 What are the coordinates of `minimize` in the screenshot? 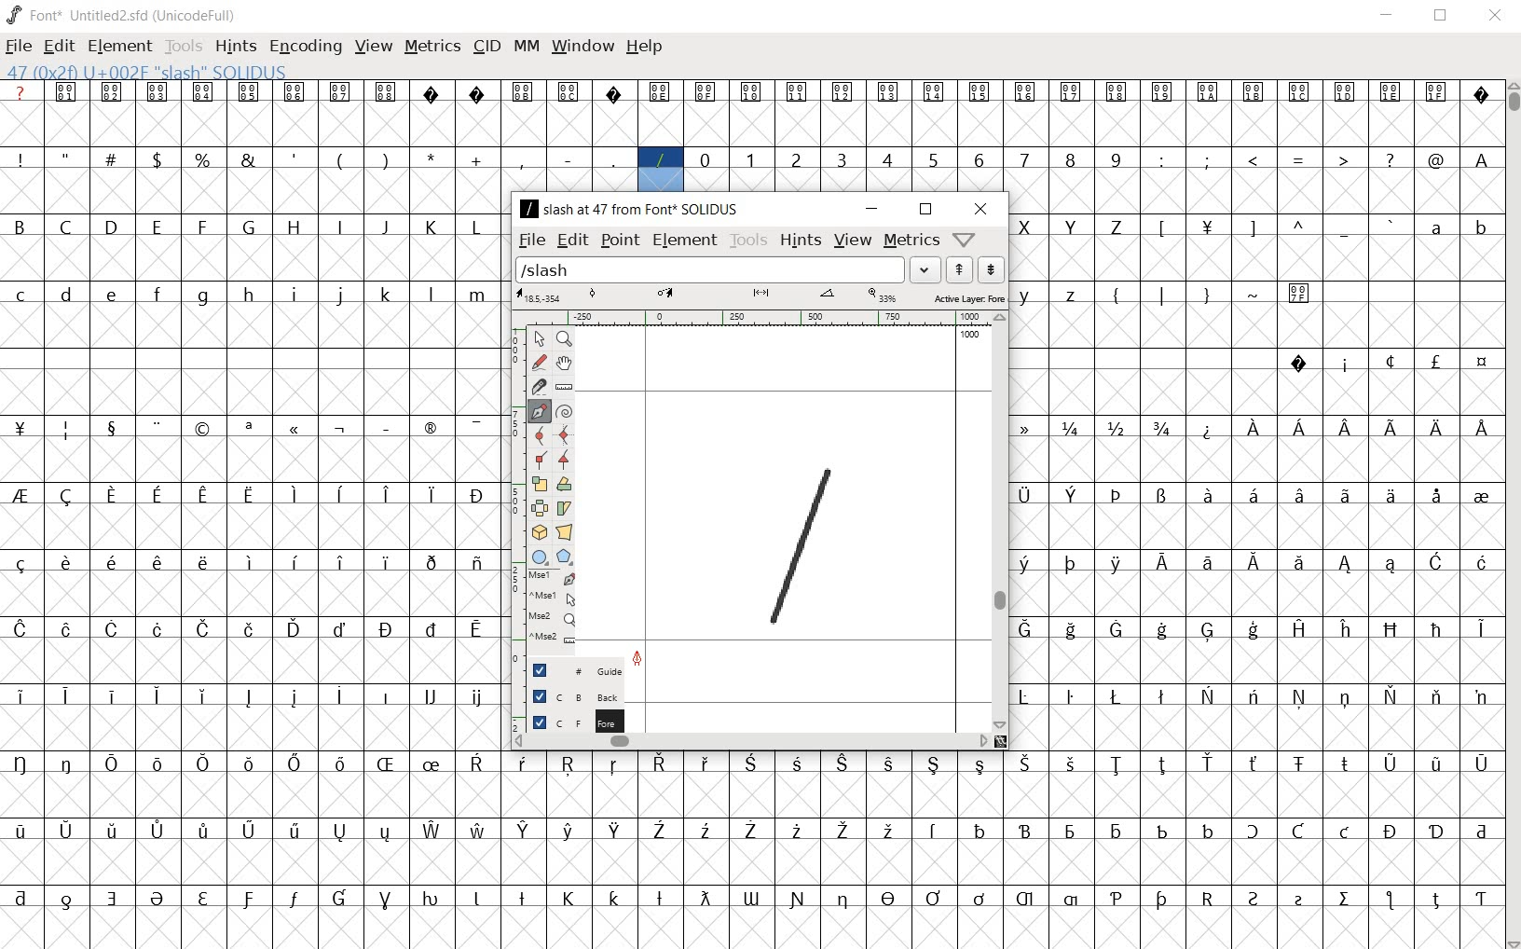 It's located at (871, 208).